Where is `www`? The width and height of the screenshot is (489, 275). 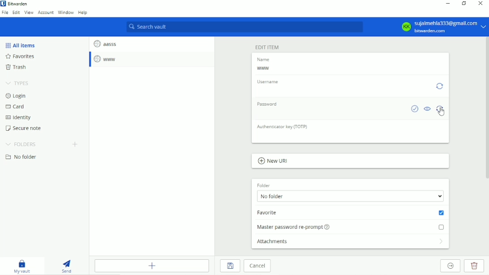 www is located at coordinates (264, 69).